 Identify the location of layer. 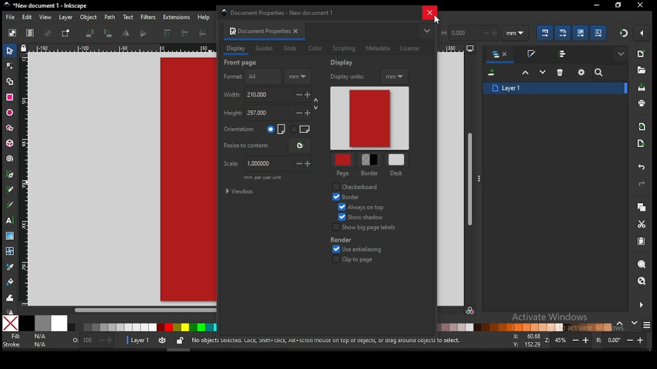
(66, 17).